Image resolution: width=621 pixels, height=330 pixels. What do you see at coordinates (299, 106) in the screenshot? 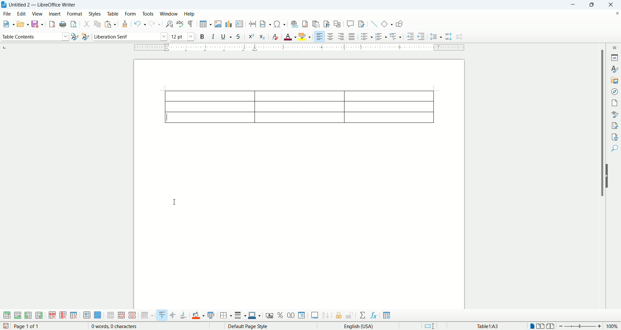
I see `table after row delete` at bounding box center [299, 106].